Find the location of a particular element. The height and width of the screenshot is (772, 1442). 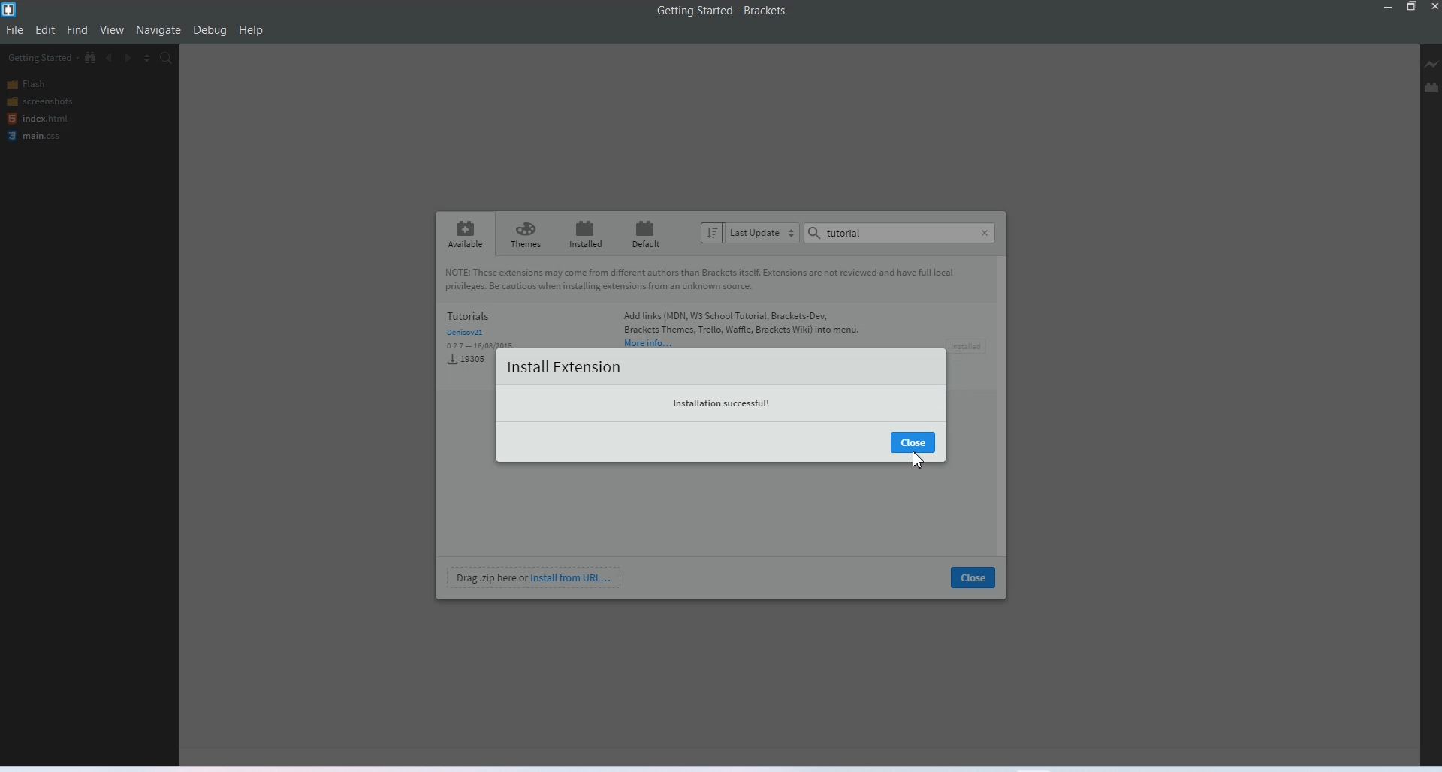

Available is located at coordinates (465, 233).